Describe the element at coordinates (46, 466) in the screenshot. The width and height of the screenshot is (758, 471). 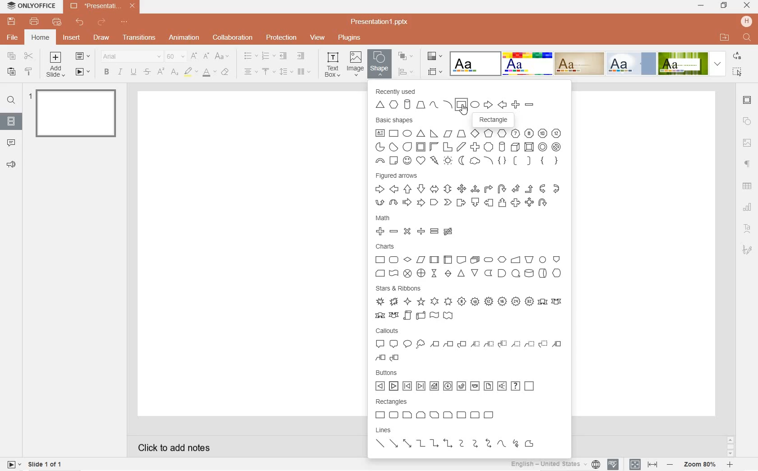
I see `slide 1 of 1` at that location.